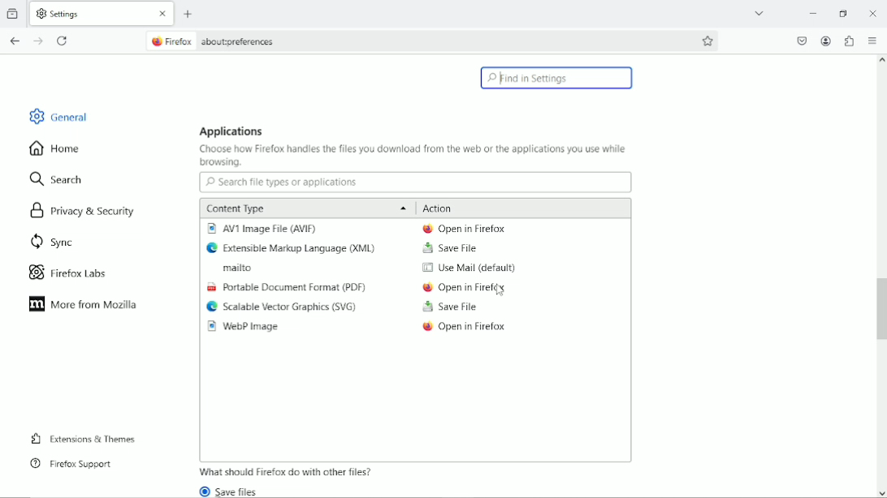  Describe the element at coordinates (846, 14) in the screenshot. I see `Restore down` at that location.